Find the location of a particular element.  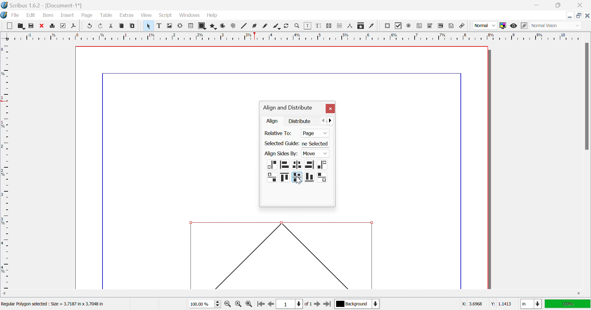

Polygon is located at coordinates (214, 26).